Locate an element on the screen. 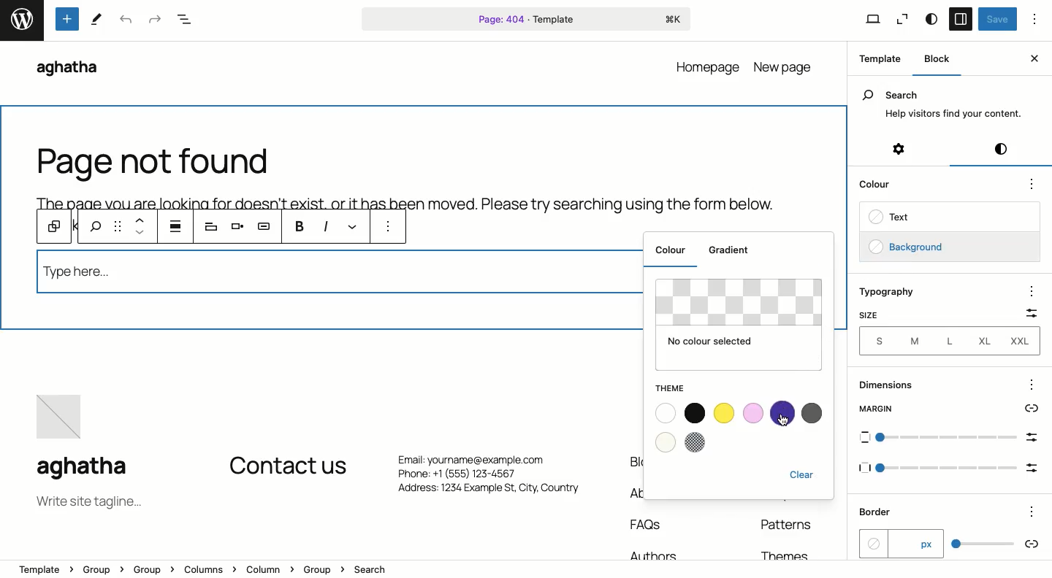 The image size is (1052, 578). Border is located at coordinates (878, 512).